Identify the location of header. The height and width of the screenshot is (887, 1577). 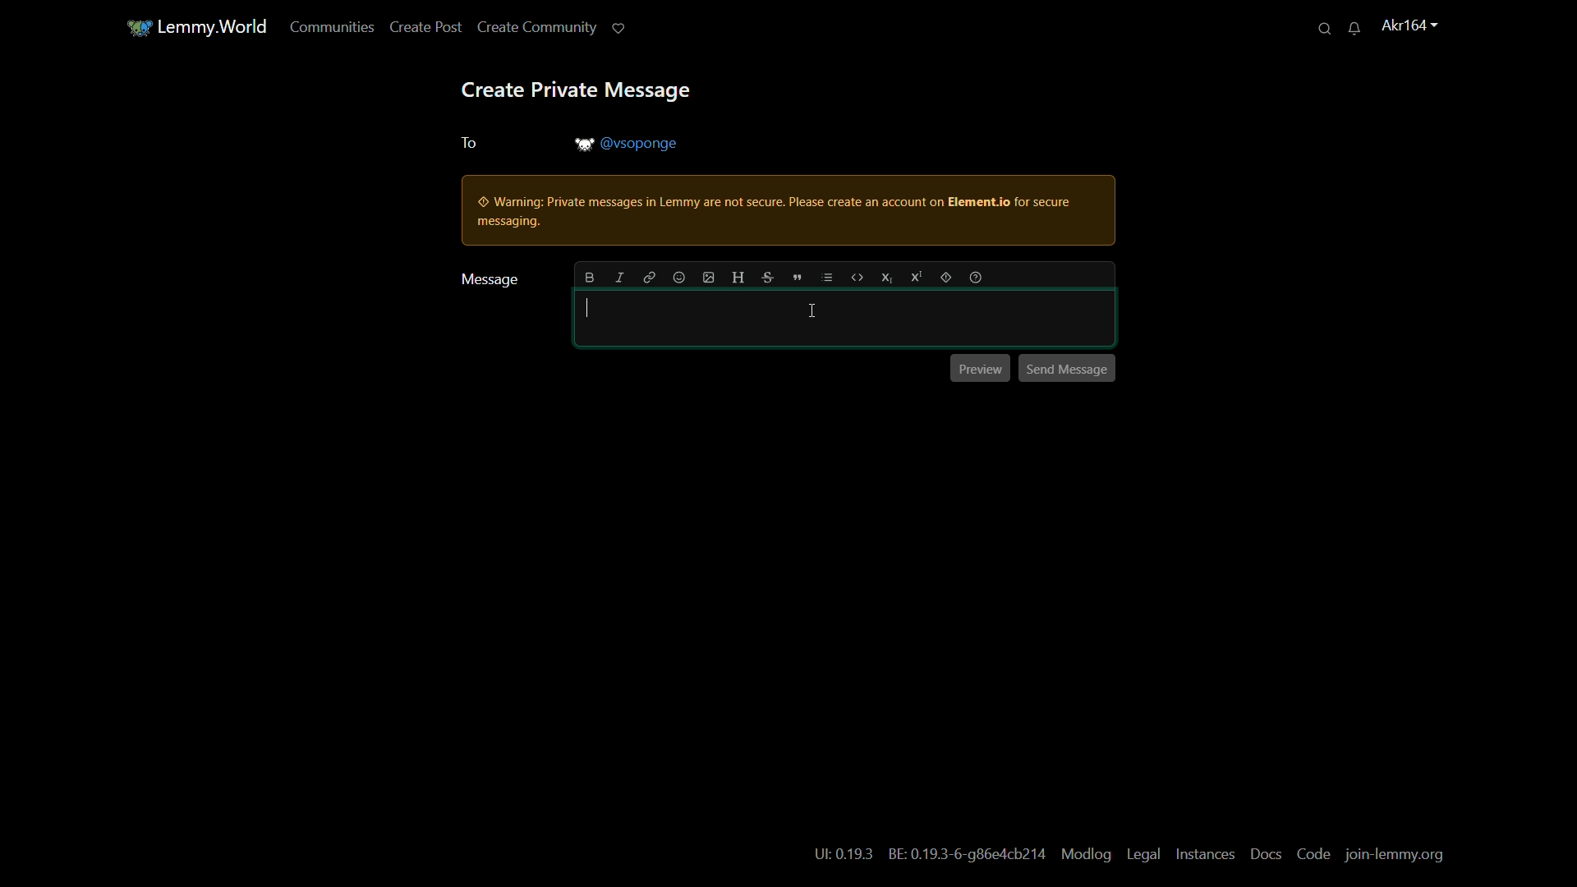
(738, 278).